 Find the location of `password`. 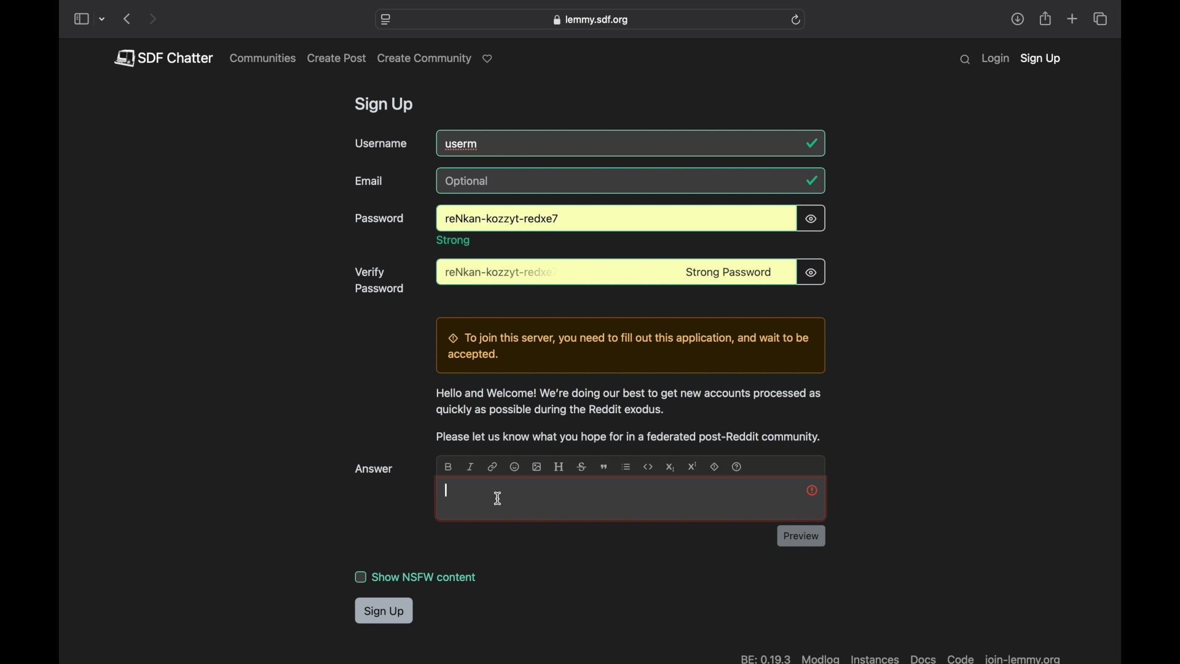

password is located at coordinates (500, 219).